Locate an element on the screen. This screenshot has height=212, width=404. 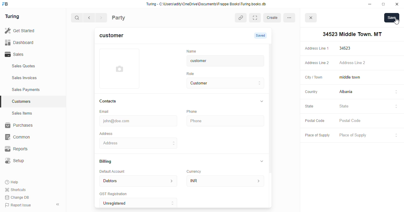
Customers is located at coordinates (36, 101).